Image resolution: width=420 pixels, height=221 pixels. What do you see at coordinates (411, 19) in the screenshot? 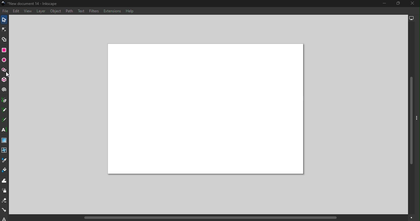
I see `Display options` at bounding box center [411, 19].